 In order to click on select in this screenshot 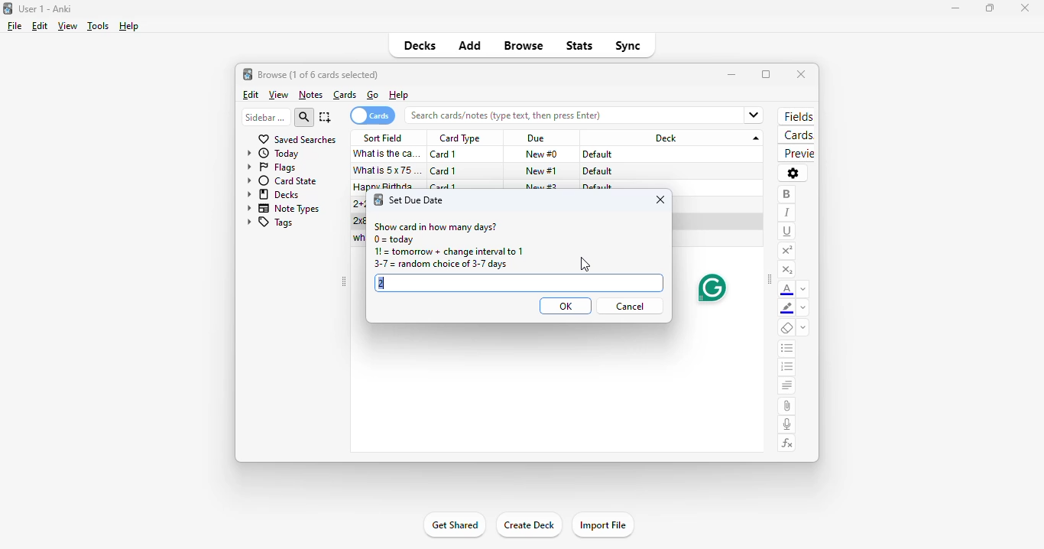, I will do `click(326, 117)`.